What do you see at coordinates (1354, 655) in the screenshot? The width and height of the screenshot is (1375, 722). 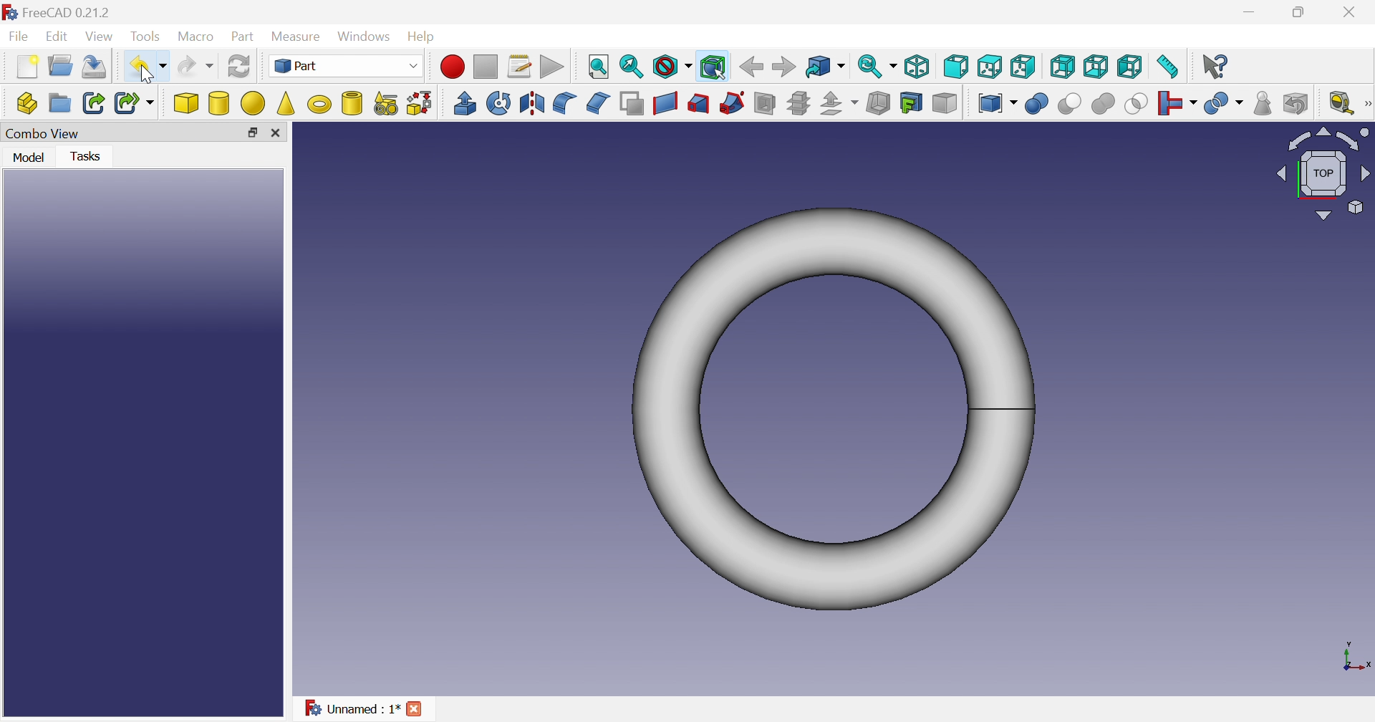 I see `x, y axis plane` at bounding box center [1354, 655].